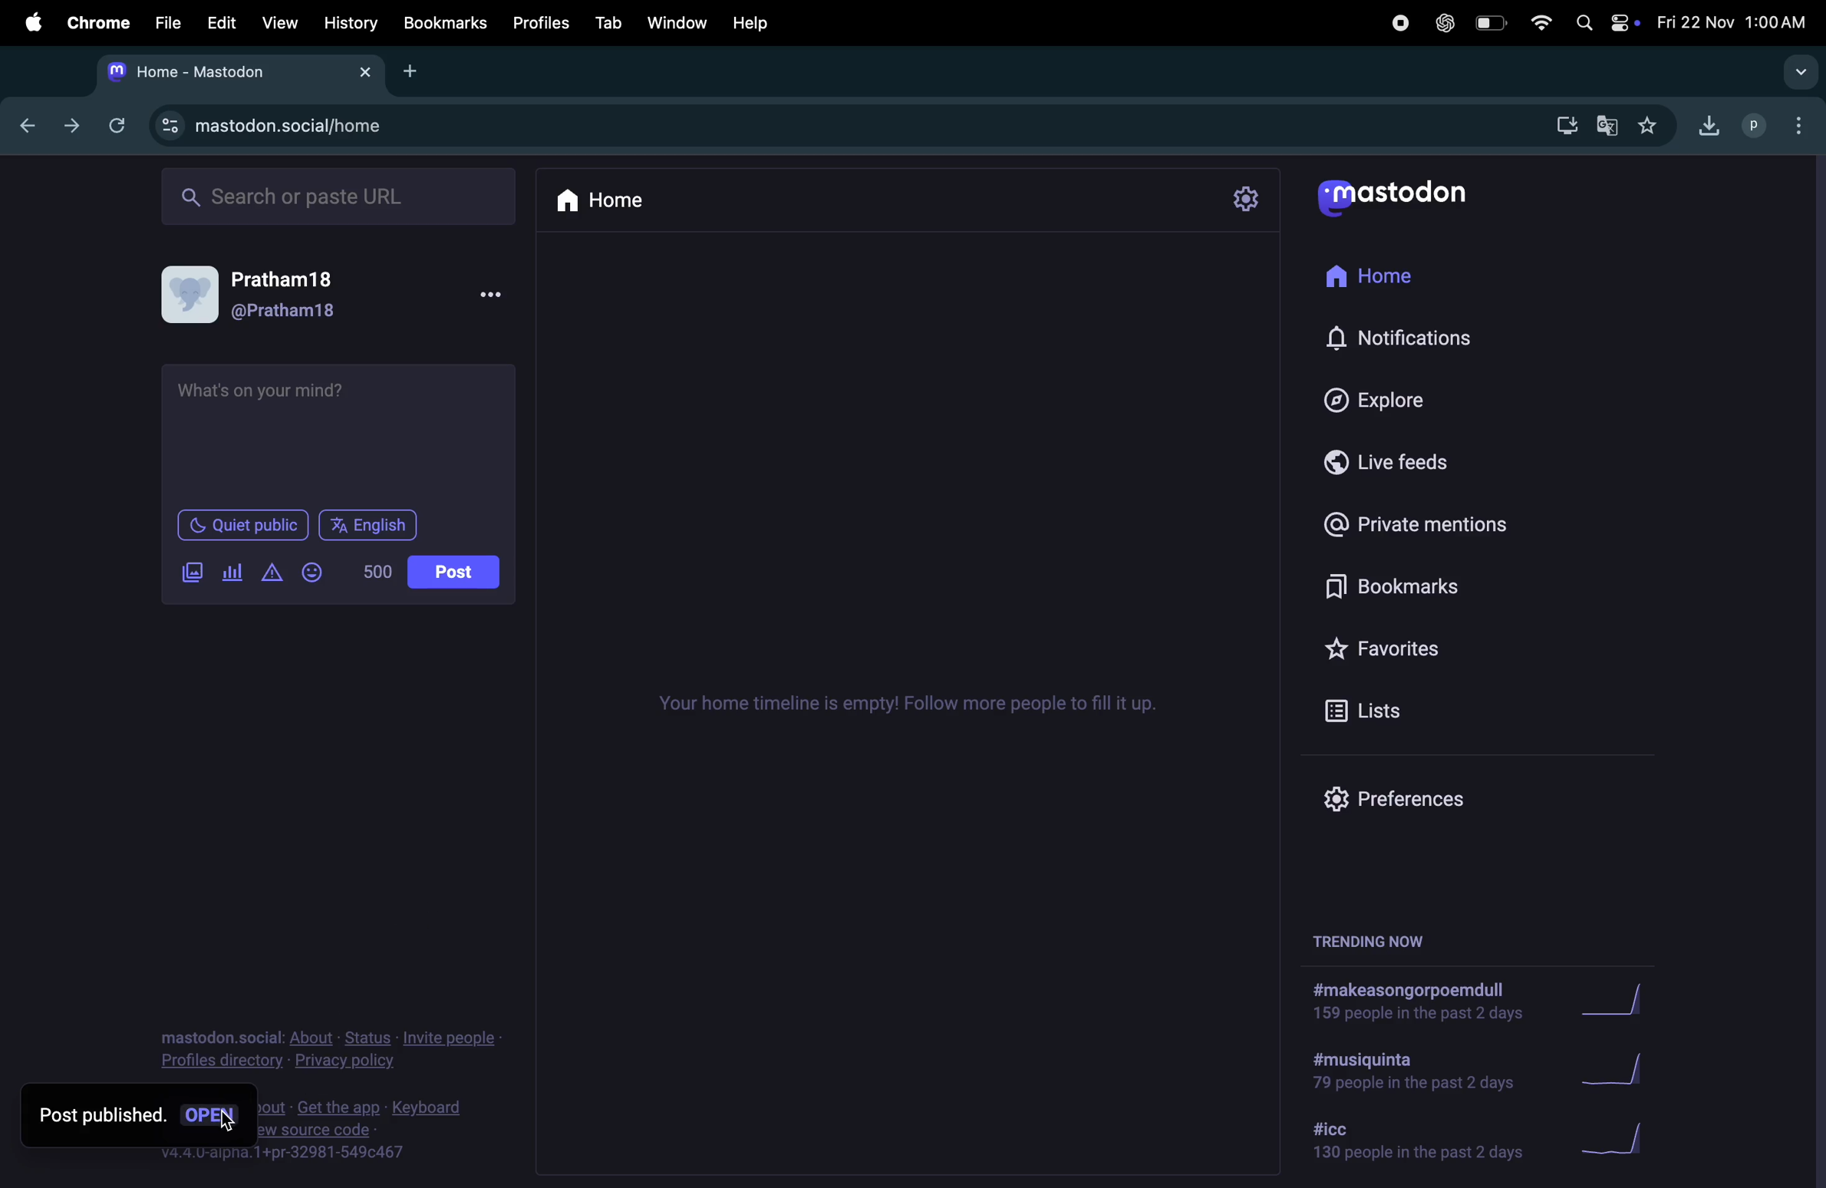 The height and width of the screenshot is (1188, 1826). Describe the element at coordinates (914, 705) in the screenshot. I see `time line` at that location.